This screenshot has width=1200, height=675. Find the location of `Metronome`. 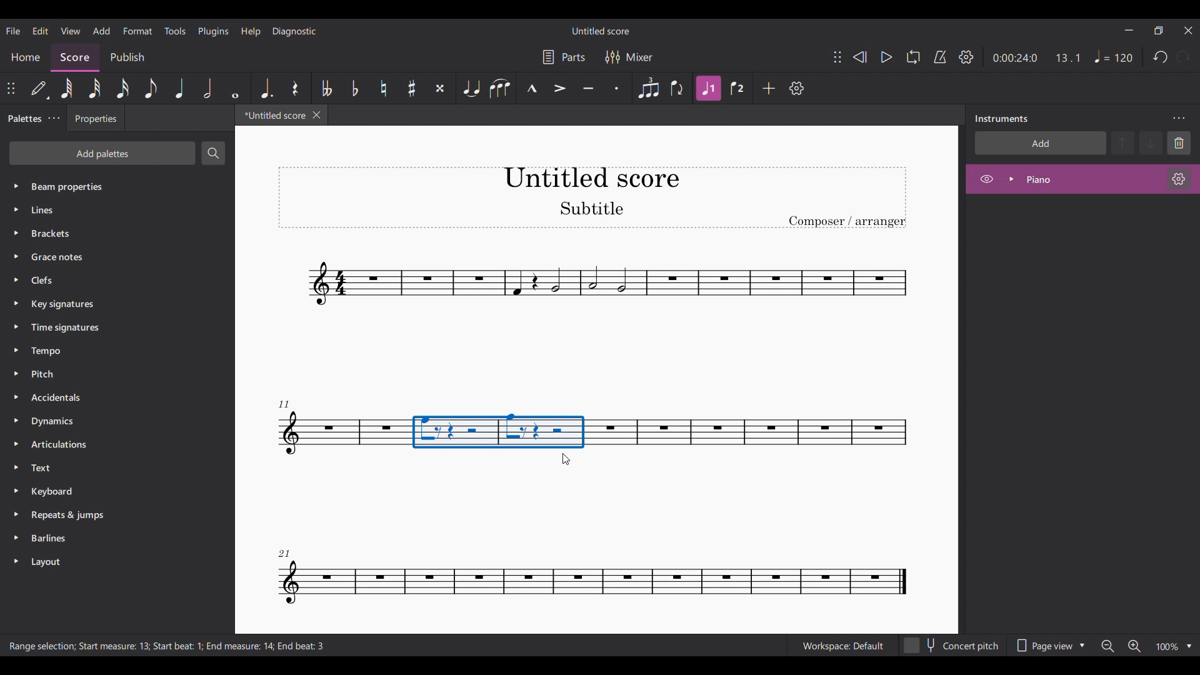

Metronome is located at coordinates (940, 57).